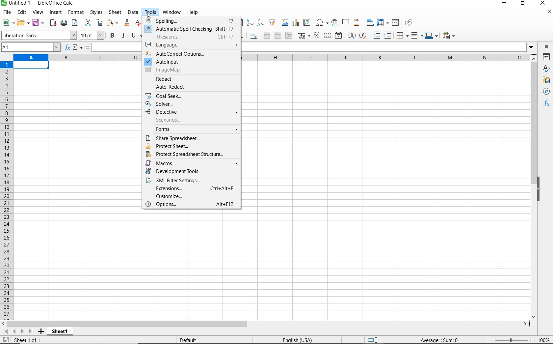 Image resolution: width=553 pixels, height=344 pixels. What do you see at coordinates (123, 36) in the screenshot?
I see `italic` at bounding box center [123, 36].